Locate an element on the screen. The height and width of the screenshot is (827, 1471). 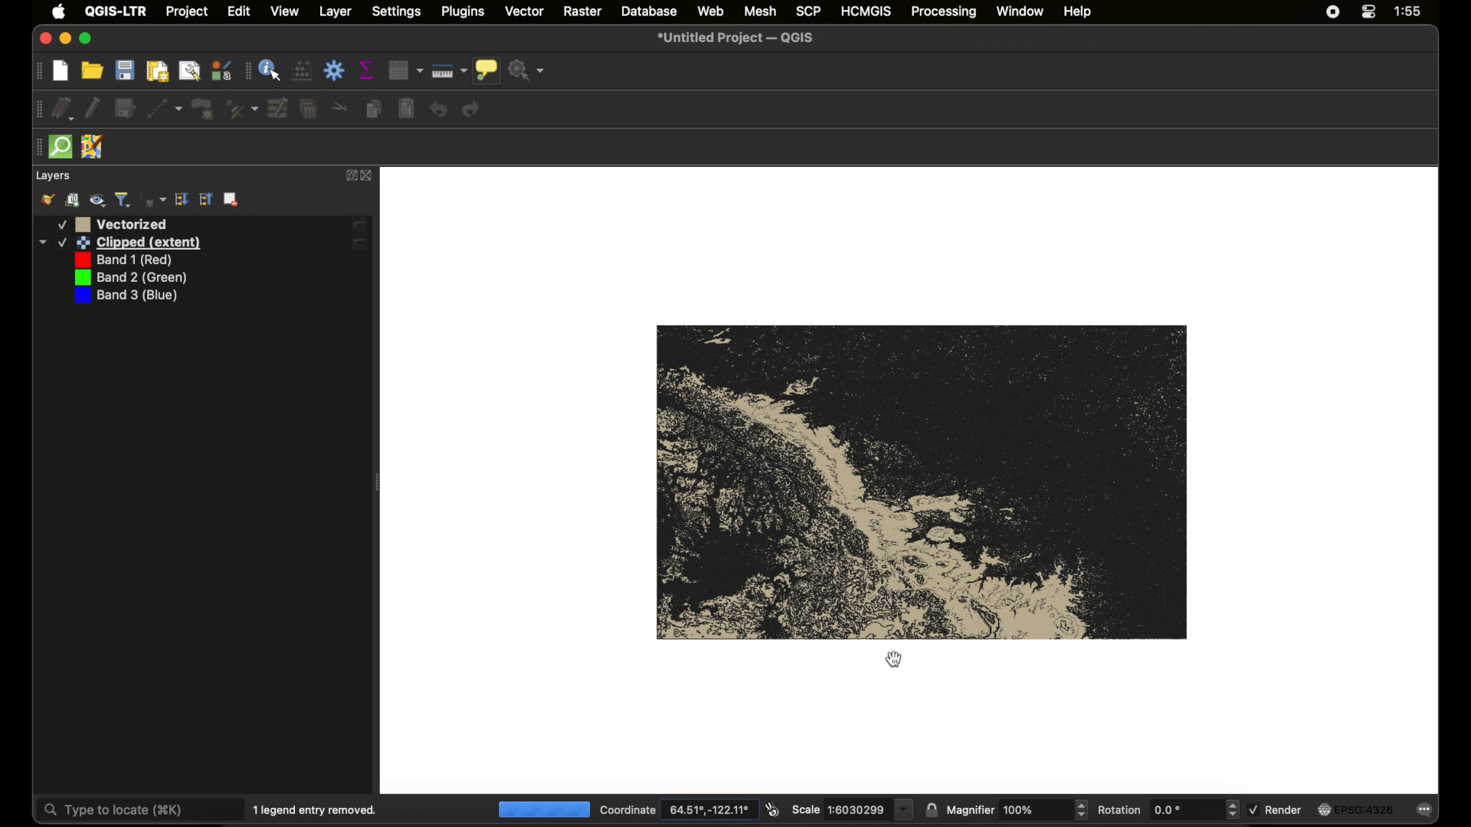
new print layout is located at coordinates (159, 71).